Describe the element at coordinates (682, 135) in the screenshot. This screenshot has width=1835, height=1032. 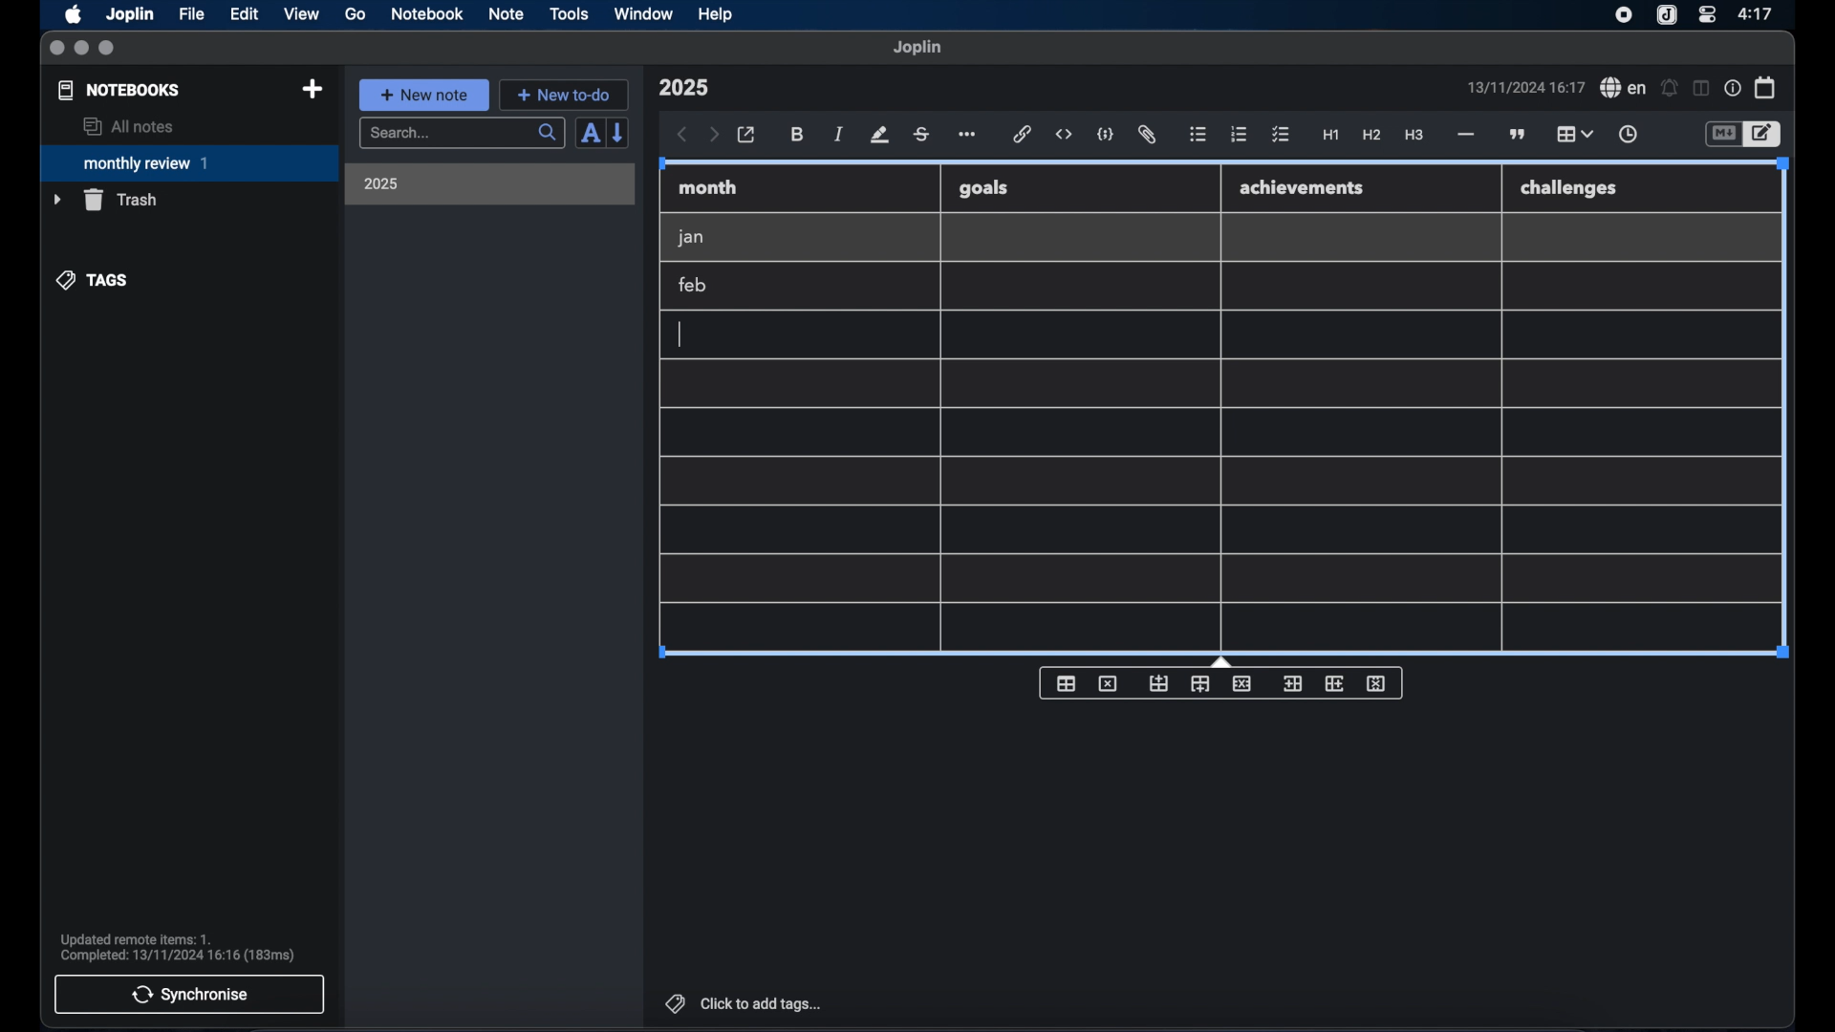
I see `back` at that location.